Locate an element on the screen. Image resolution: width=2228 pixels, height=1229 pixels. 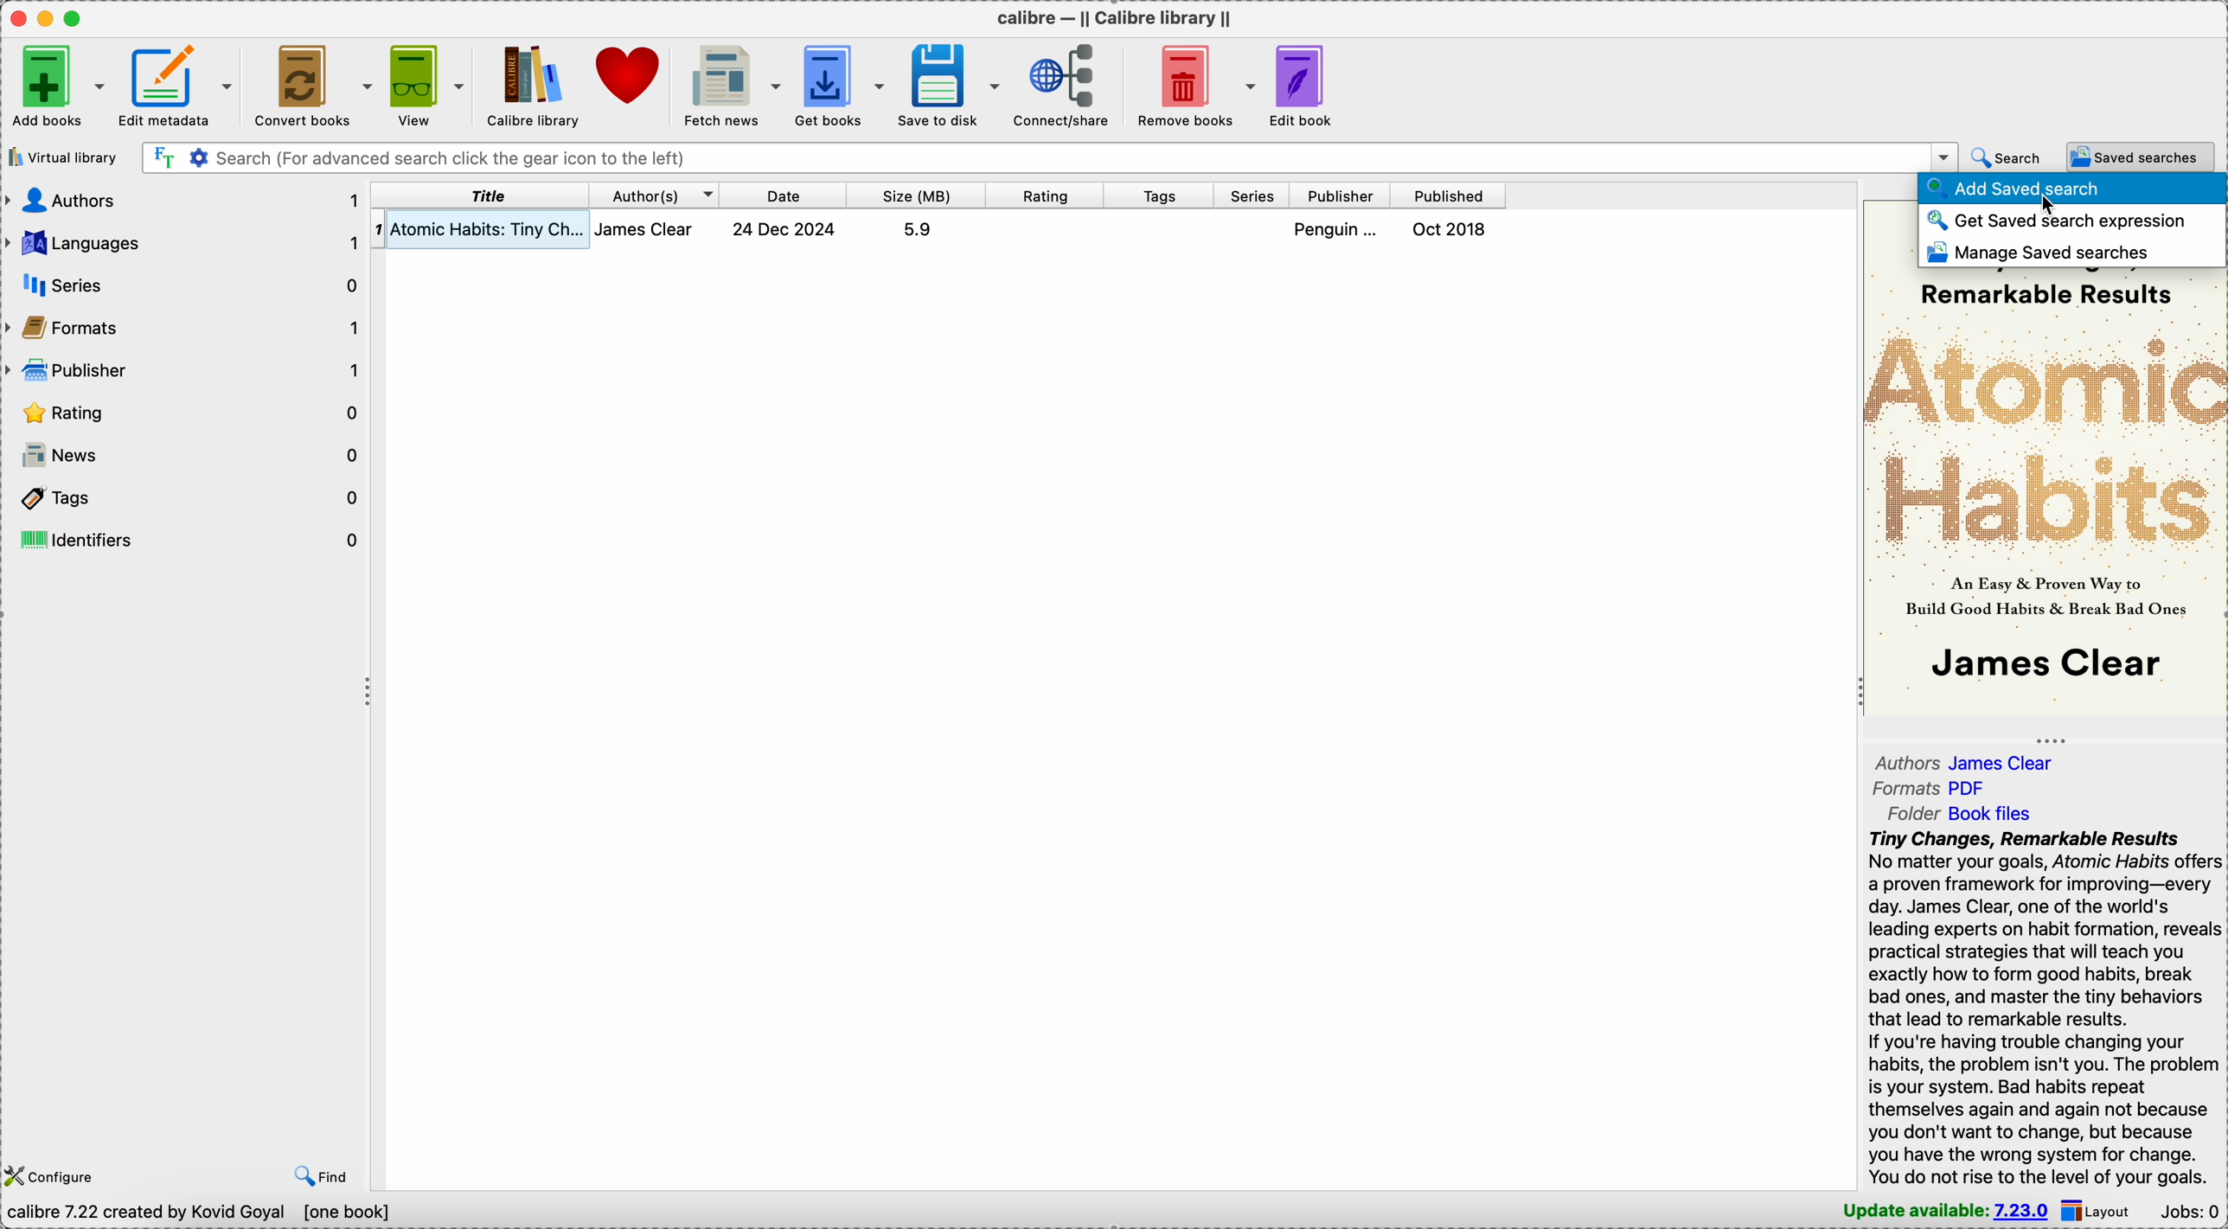
atomic habits: Tiny changes, remarkable results is located at coordinates (490, 230).